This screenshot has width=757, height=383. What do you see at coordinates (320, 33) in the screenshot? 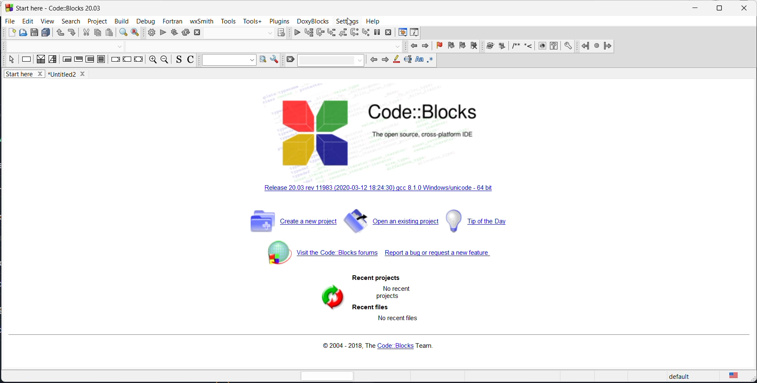
I see `next line` at bounding box center [320, 33].